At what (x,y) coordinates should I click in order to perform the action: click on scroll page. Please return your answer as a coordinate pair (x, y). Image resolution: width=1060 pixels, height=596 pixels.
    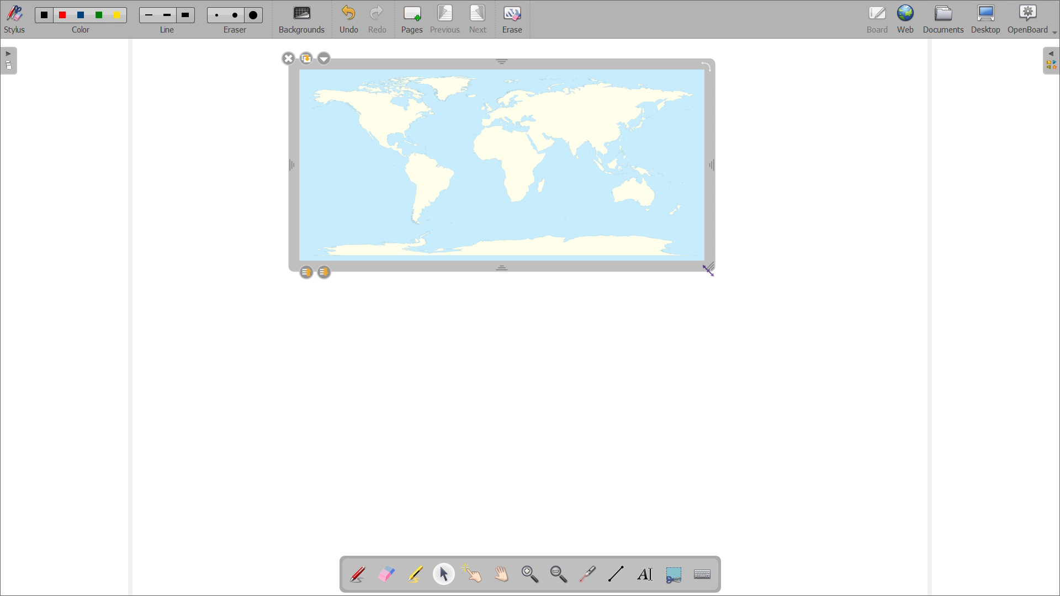
    Looking at the image, I should click on (502, 573).